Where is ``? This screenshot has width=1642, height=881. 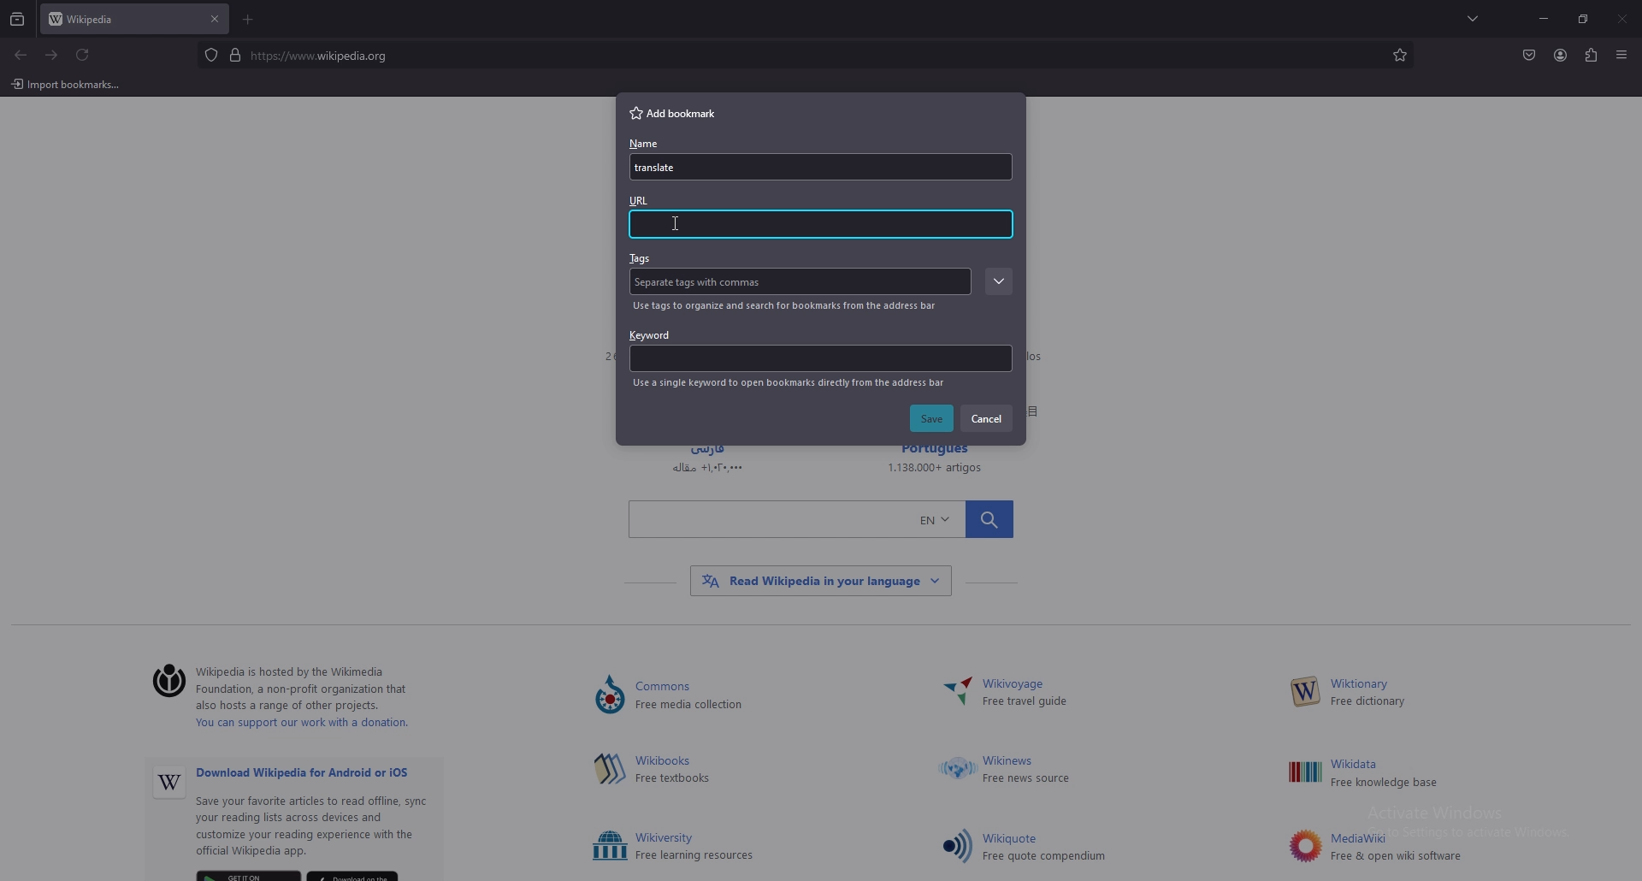
 is located at coordinates (956, 845).